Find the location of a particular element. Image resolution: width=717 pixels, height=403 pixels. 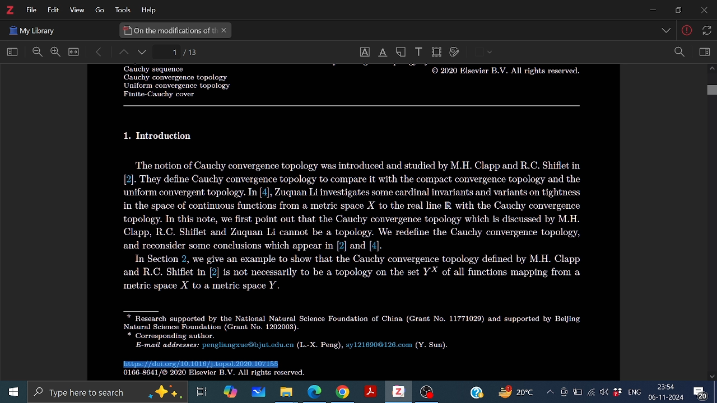

Show hidden icons is located at coordinates (550, 392).